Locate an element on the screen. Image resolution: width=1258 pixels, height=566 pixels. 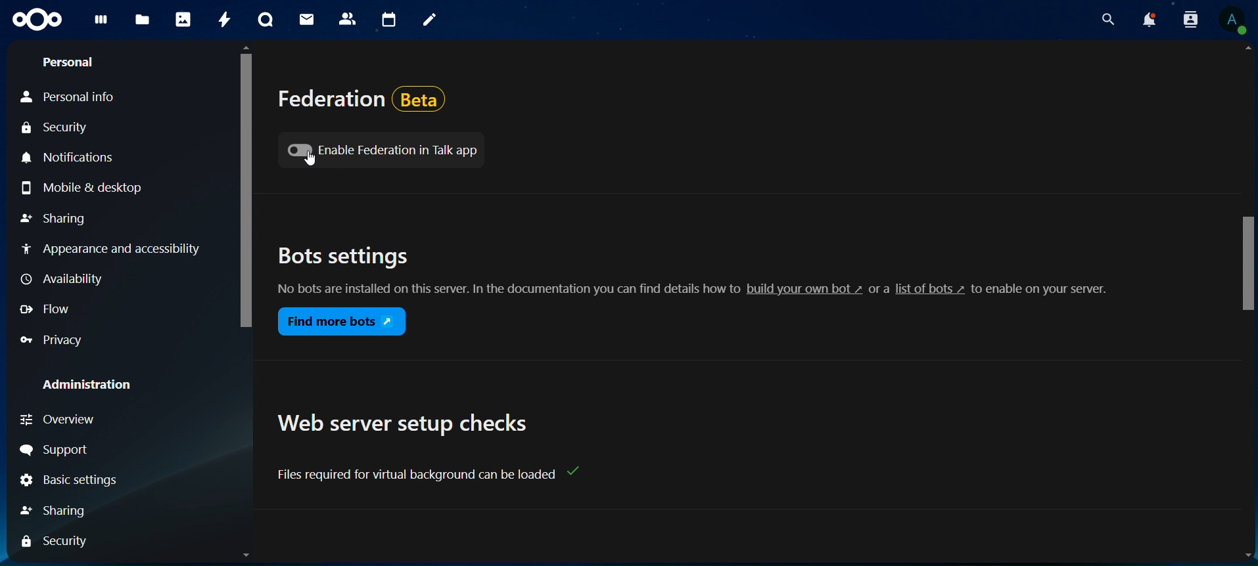
federation is located at coordinates (332, 98).